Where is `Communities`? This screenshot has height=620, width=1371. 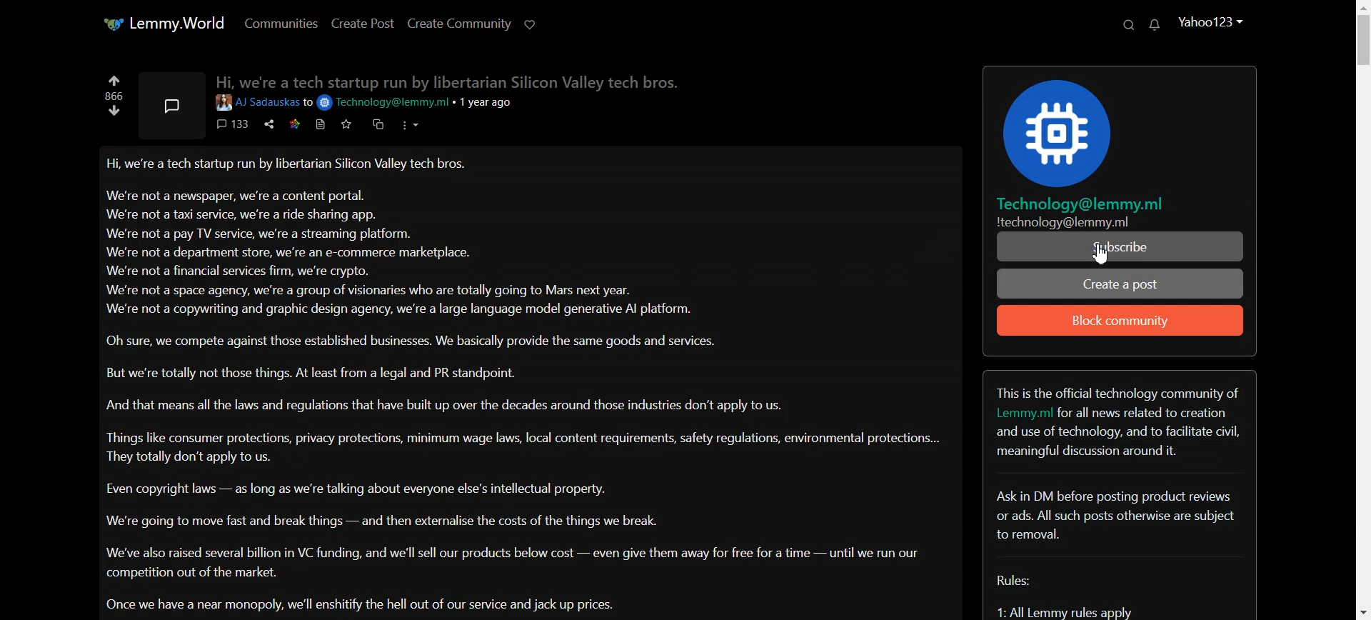 Communities is located at coordinates (280, 23).